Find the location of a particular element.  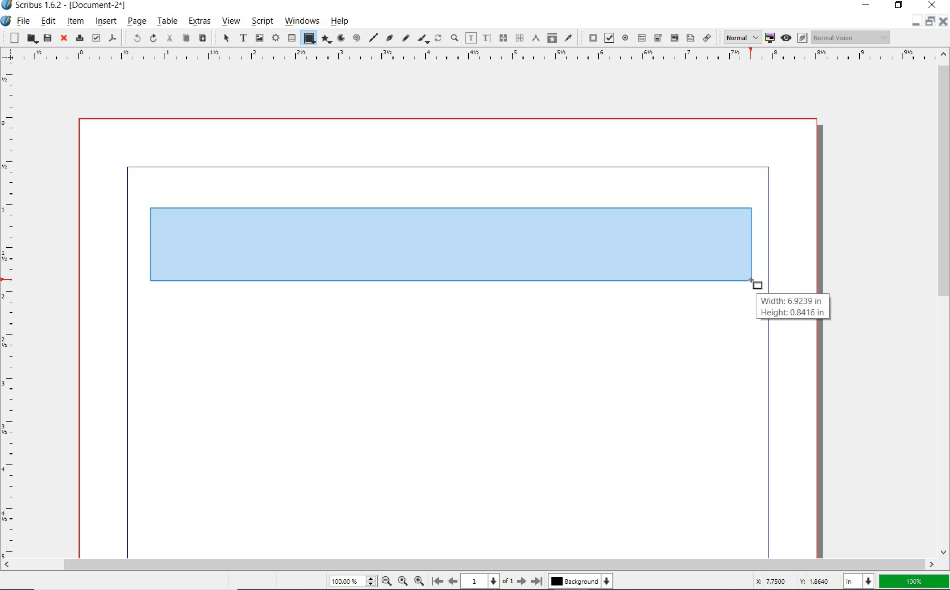

calligraphic line is located at coordinates (424, 39).